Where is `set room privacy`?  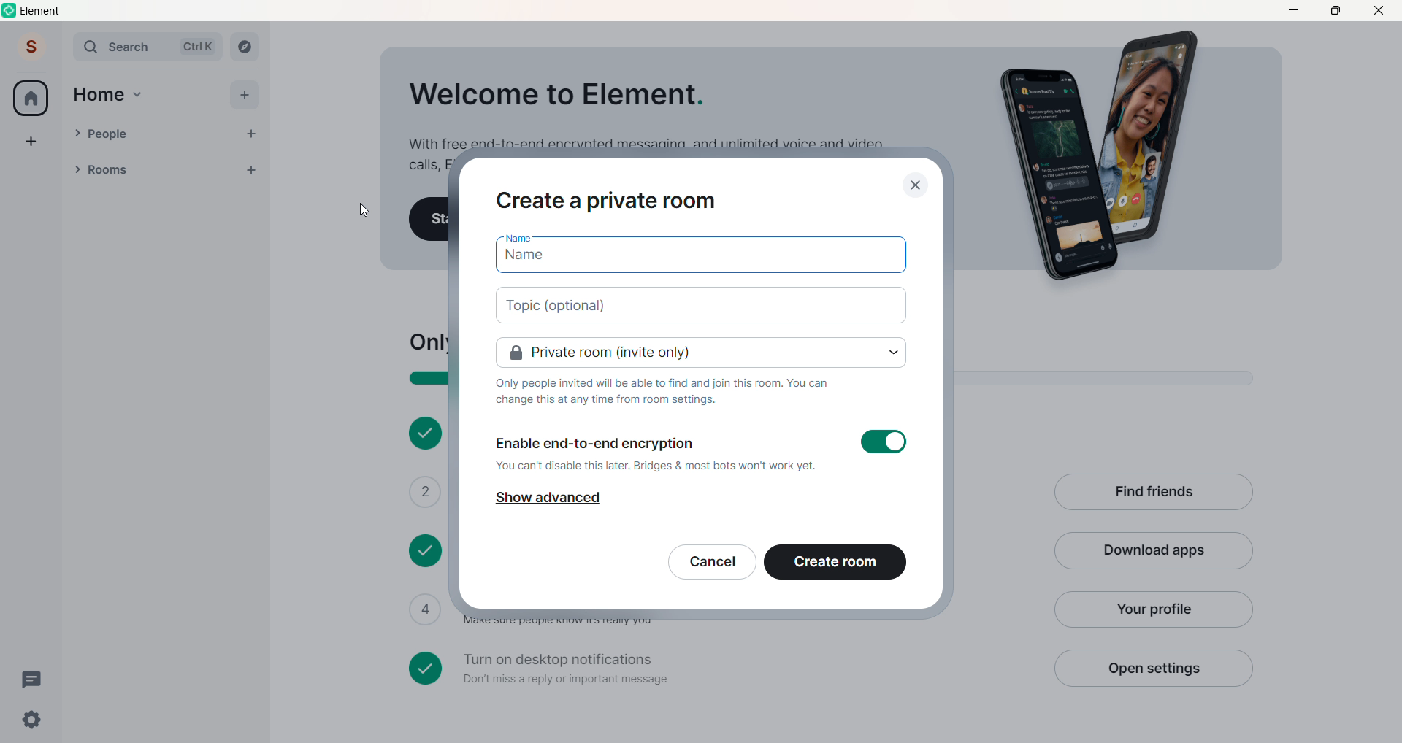 set room privacy is located at coordinates (702, 353).